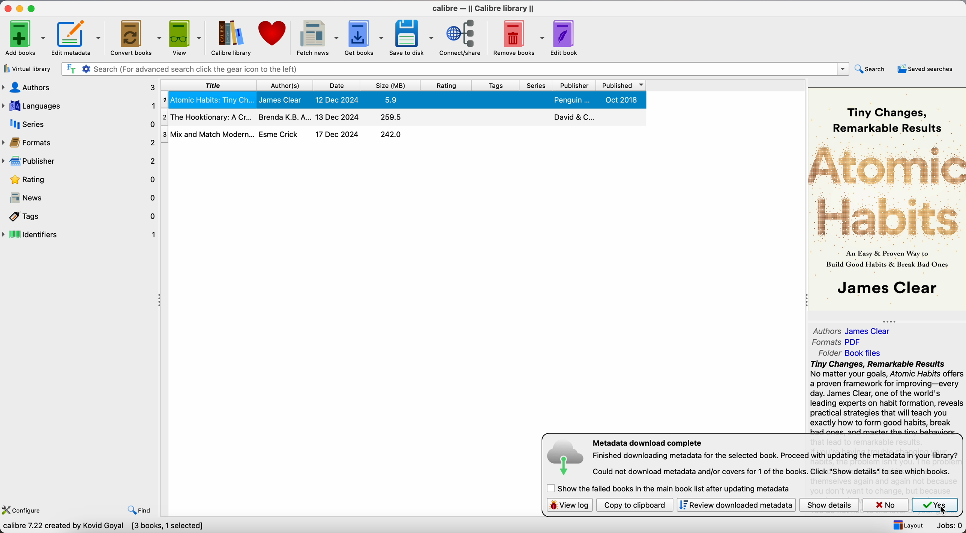  I want to click on book cover preview, so click(888, 200).